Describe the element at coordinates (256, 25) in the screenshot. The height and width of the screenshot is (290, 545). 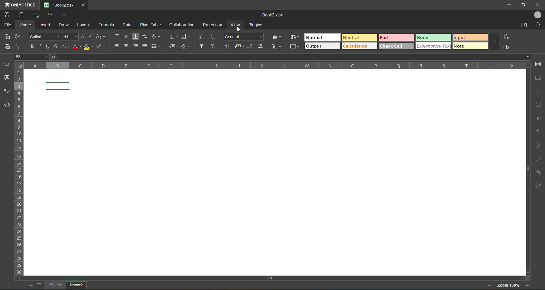
I see `plugins` at that location.